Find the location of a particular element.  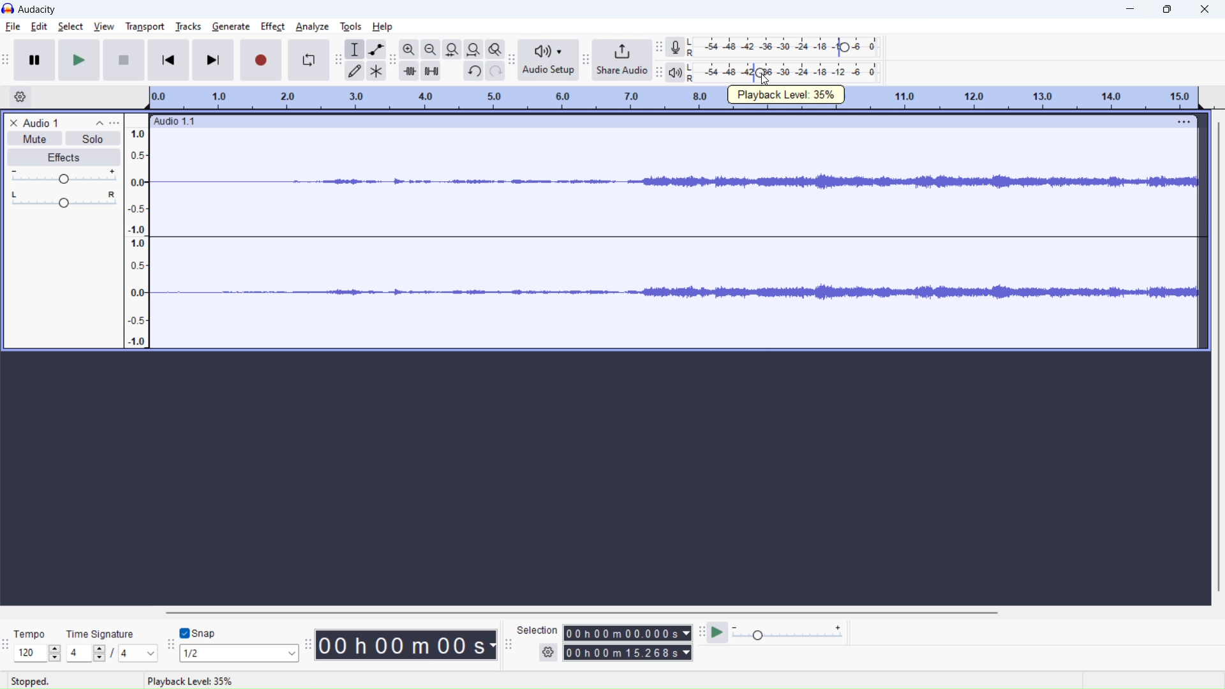

waveform is located at coordinates (675, 294).